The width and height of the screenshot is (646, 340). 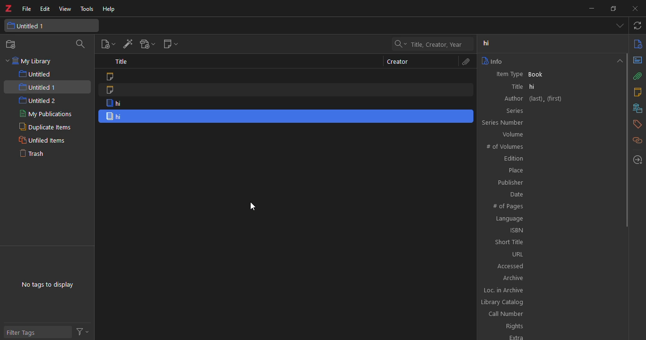 I want to click on extra, so click(x=515, y=337).